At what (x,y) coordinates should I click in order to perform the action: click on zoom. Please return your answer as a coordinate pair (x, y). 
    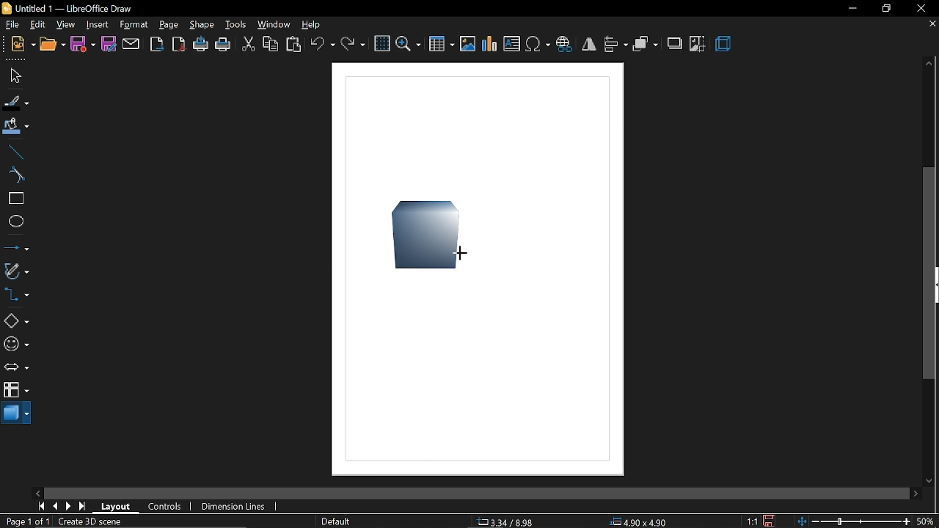
    Looking at the image, I should click on (408, 45).